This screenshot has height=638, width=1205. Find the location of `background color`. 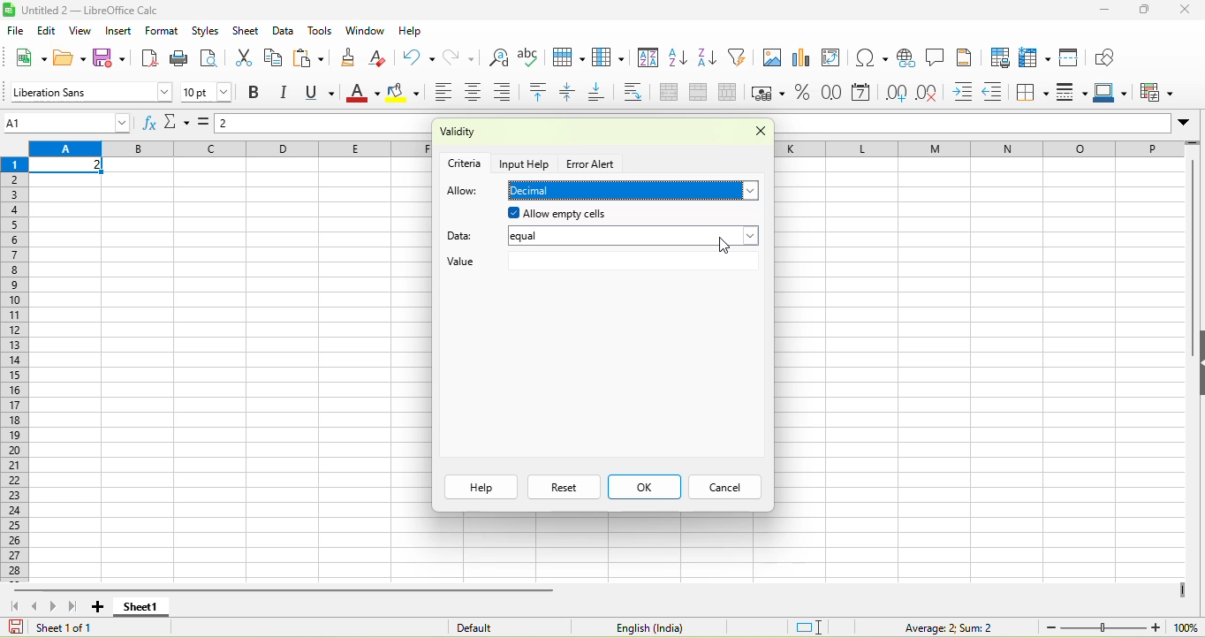

background color is located at coordinates (404, 94).